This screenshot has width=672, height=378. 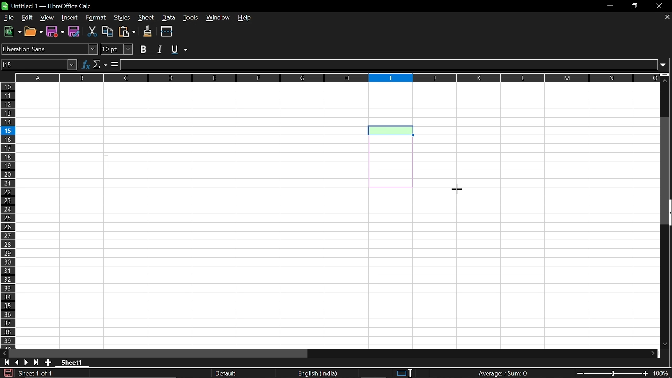 I want to click on Input line, so click(x=390, y=65).